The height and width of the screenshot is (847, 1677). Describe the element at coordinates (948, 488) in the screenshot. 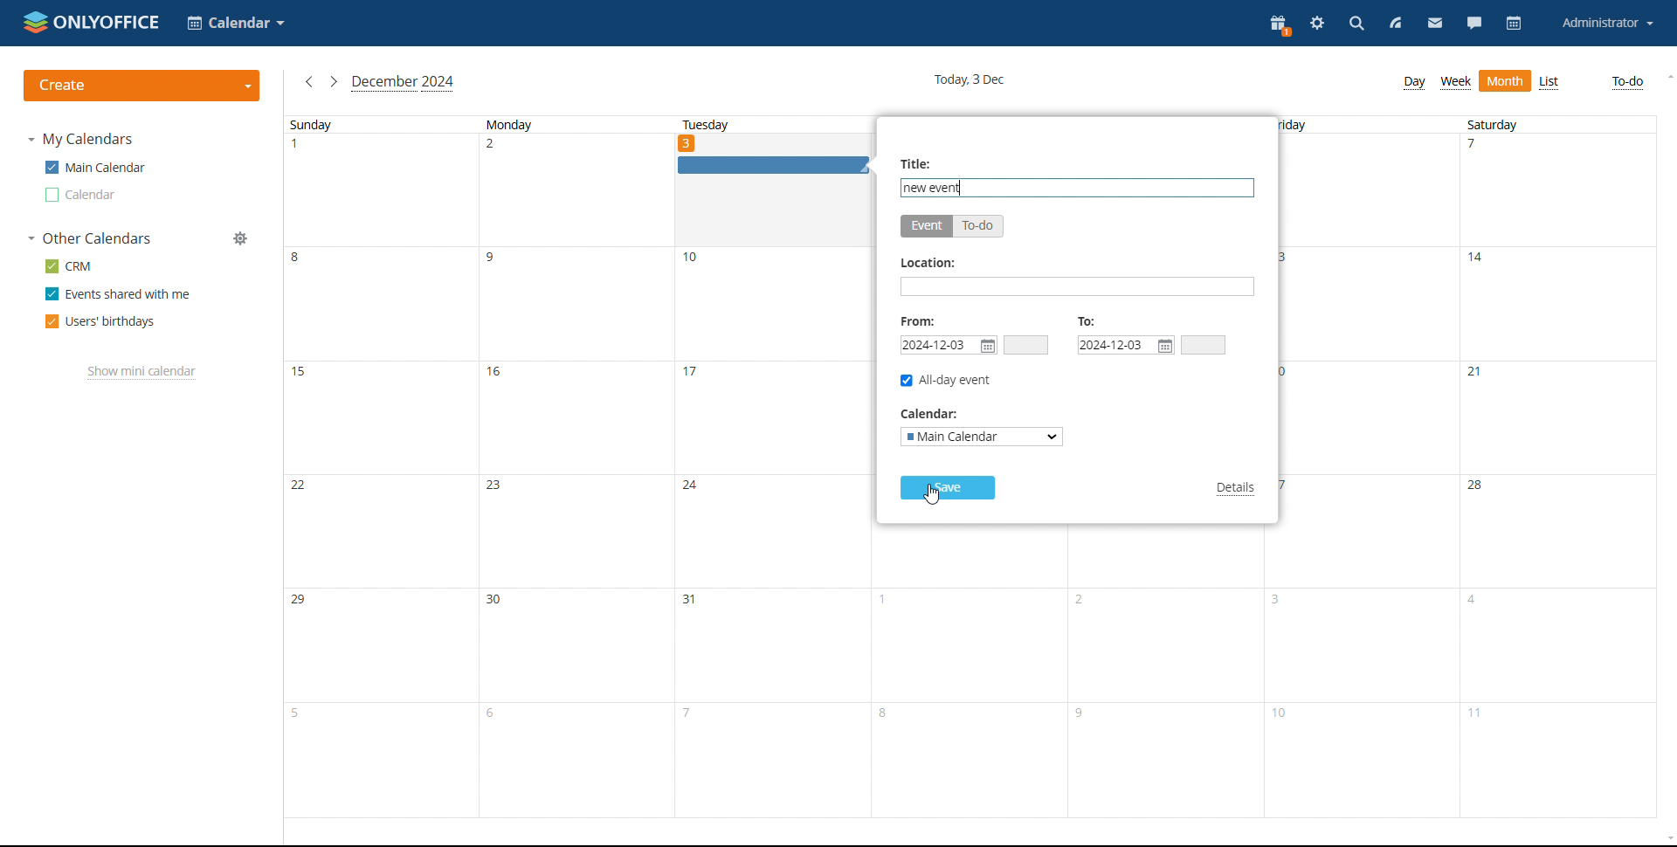

I see `save` at that location.